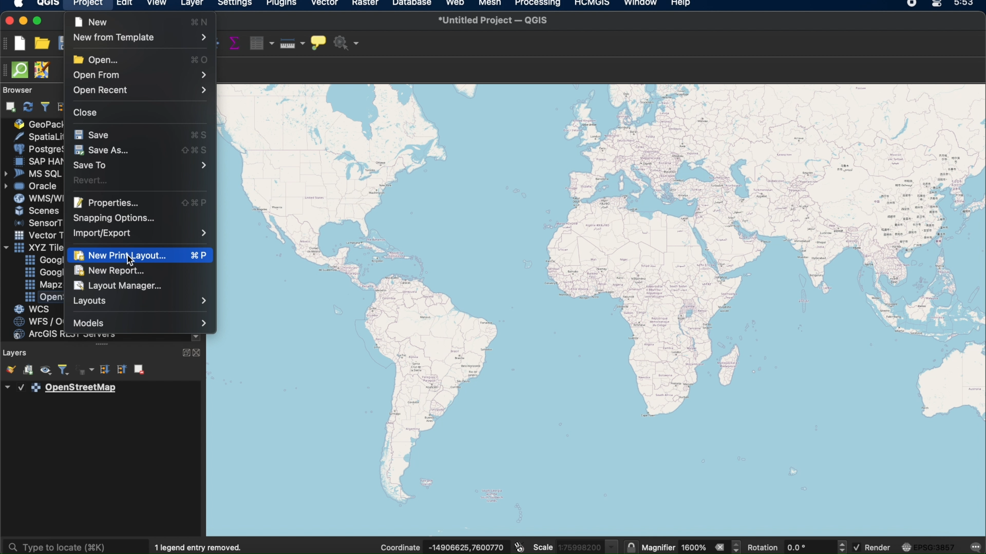  I want to click on show statistical summary, so click(234, 42).